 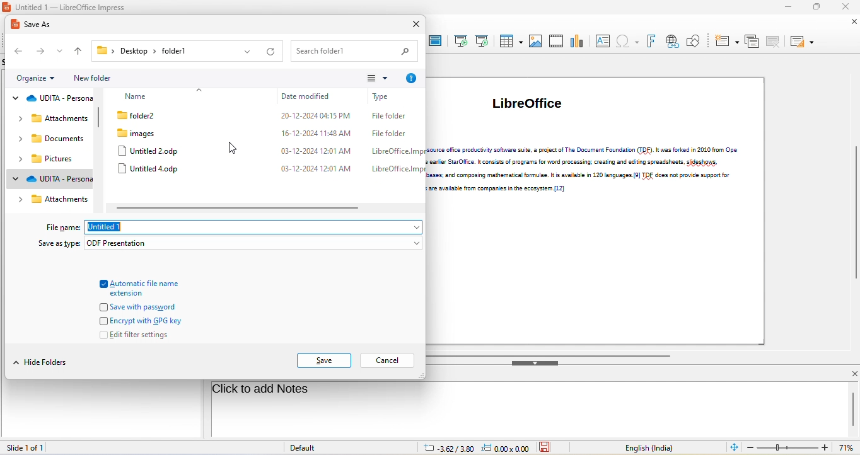 What do you see at coordinates (151, 151) in the screenshot?
I see `untitled 2 odp` at bounding box center [151, 151].